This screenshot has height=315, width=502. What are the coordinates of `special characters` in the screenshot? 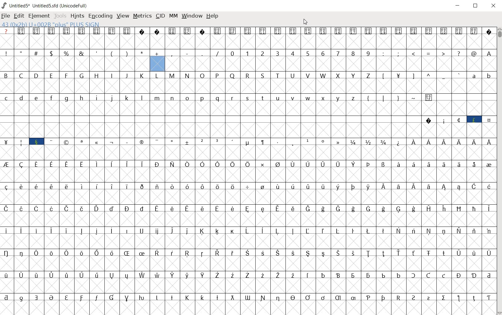 It's located at (436, 83).